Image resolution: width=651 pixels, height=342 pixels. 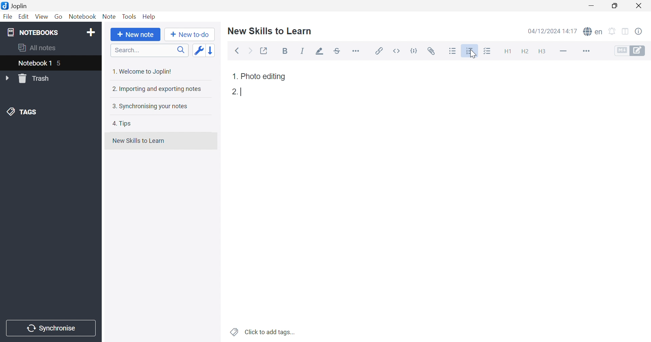 I want to click on Bold, so click(x=287, y=52).